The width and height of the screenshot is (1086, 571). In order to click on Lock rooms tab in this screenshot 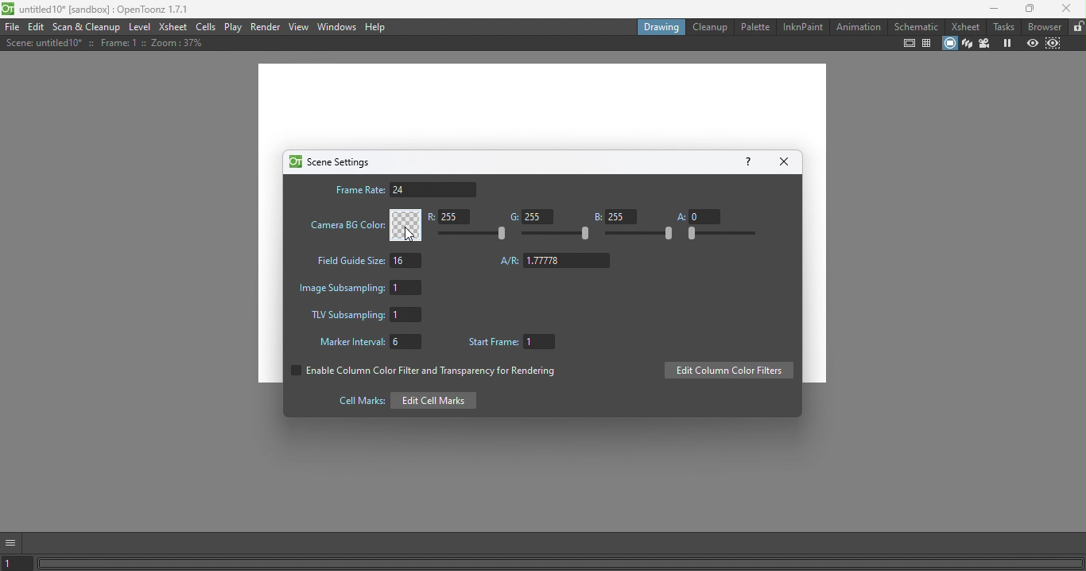, I will do `click(1076, 27)`.